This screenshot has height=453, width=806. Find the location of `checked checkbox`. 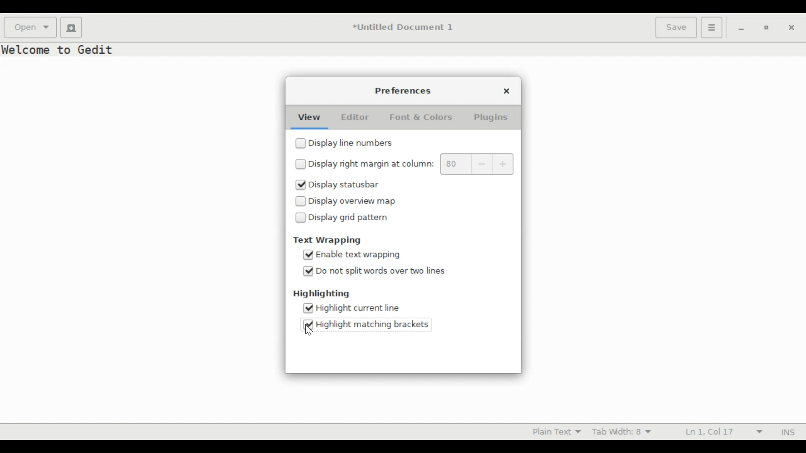

checked checkbox is located at coordinates (301, 185).